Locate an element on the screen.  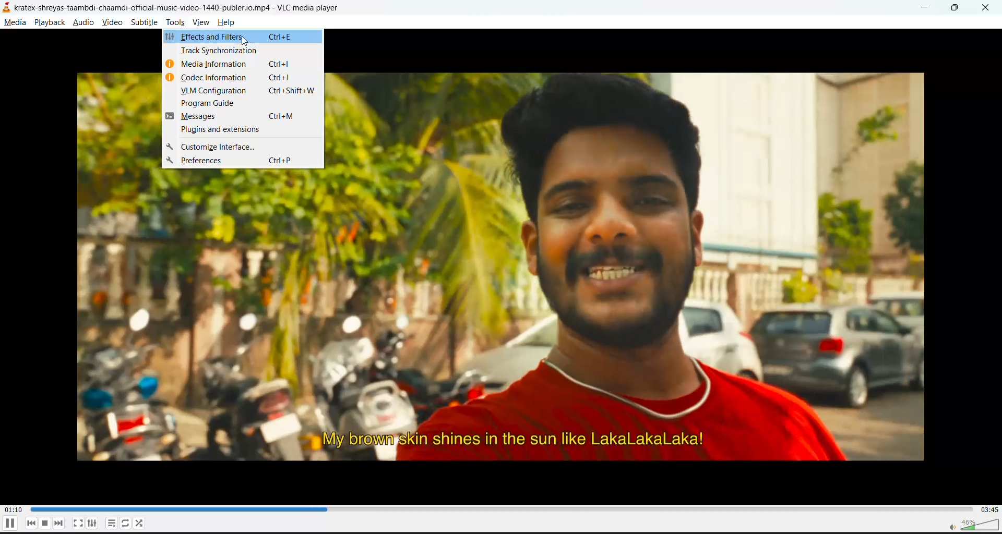
stop is located at coordinates (46, 524).